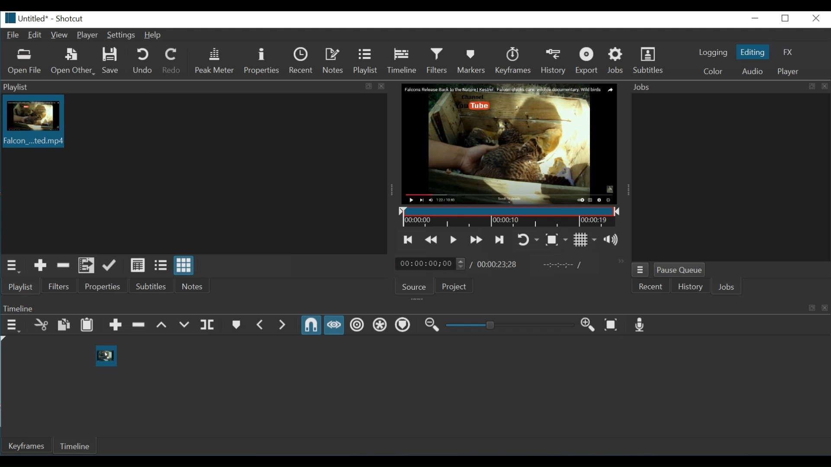 The height and width of the screenshot is (467, 831). Describe the element at coordinates (555, 61) in the screenshot. I see `History` at that location.